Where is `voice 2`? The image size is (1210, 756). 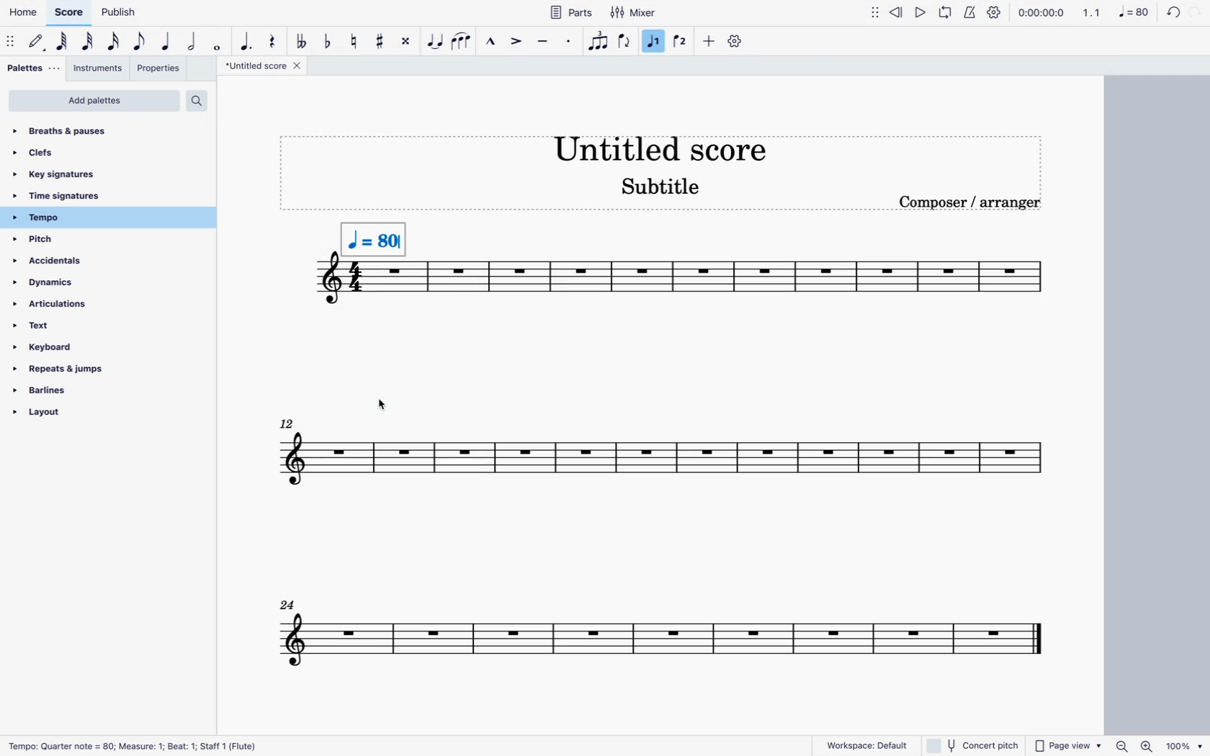
voice 2 is located at coordinates (680, 40).